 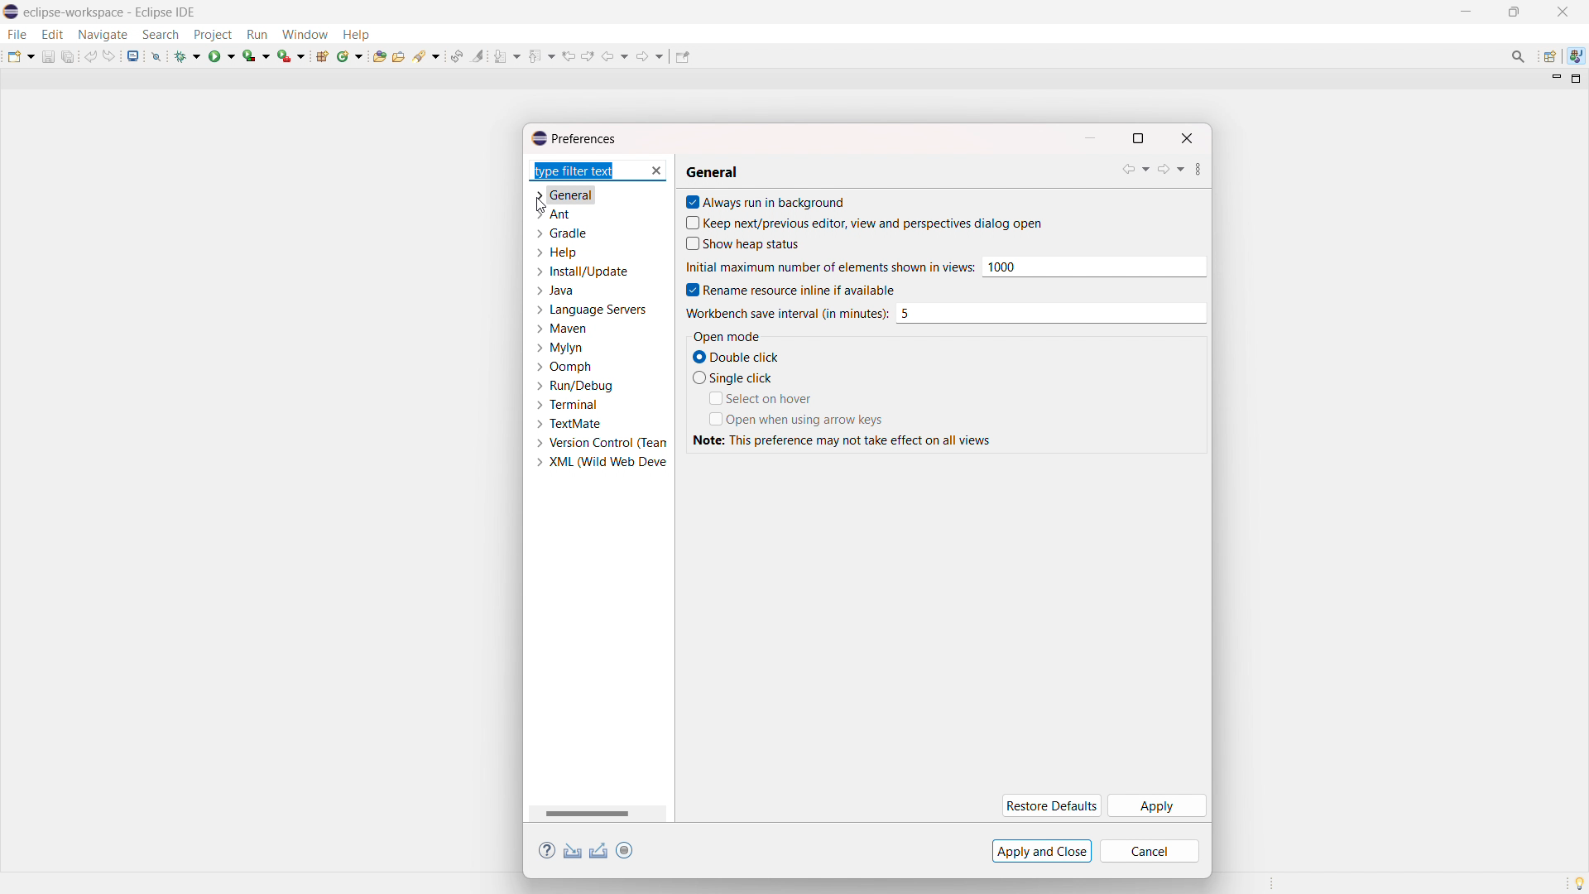 What do you see at coordinates (305, 34) in the screenshot?
I see `window` at bounding box center [305, 34].